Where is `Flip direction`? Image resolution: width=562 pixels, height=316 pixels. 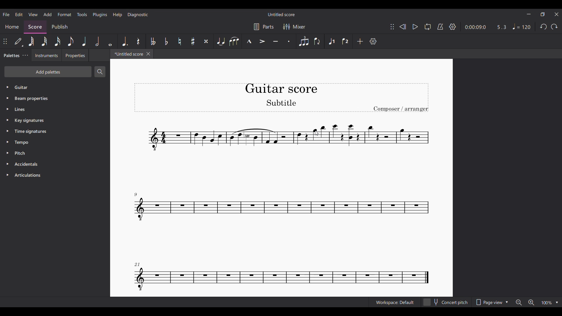
Flip direction is located at coordinates (318, 41).